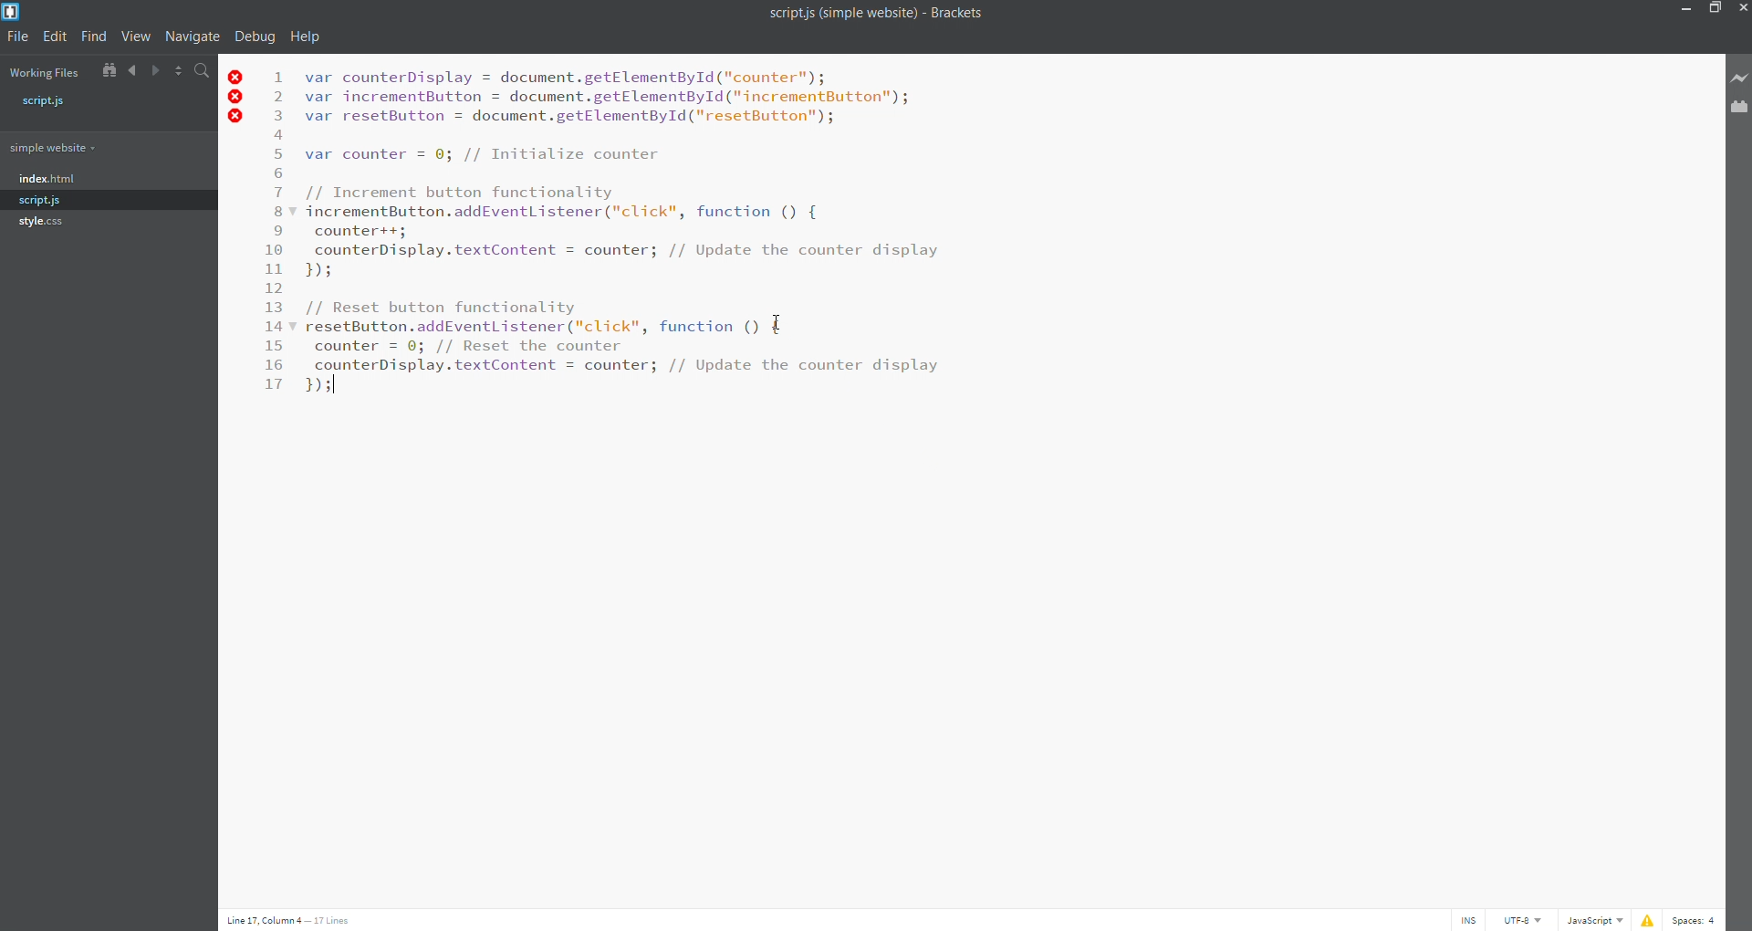 The height and width of the screenshot is (931, 1752). What do you see at coordinates (98, 148) in the screenshot?
I see `folder name` at bounding box center [98, 148].